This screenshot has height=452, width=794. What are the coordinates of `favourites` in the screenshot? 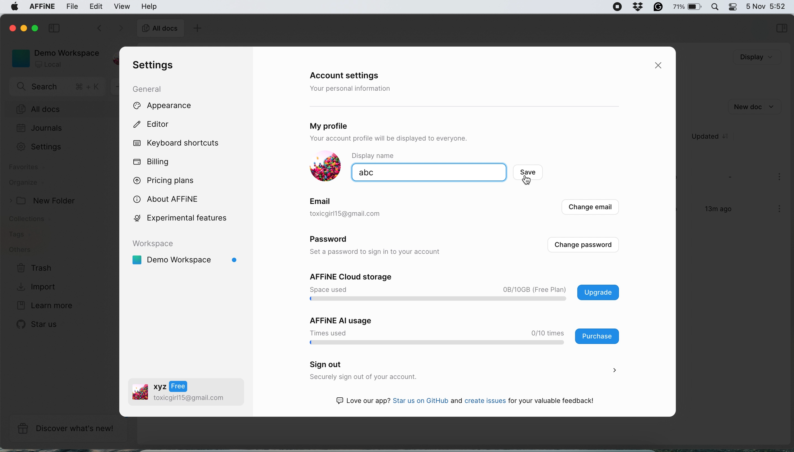 It's located at (29, 168).